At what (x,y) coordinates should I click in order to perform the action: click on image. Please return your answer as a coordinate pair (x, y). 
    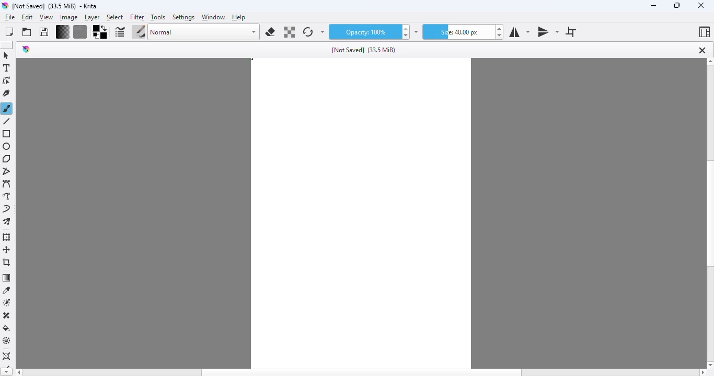
    Looking at the image, I should click on (69, 17).